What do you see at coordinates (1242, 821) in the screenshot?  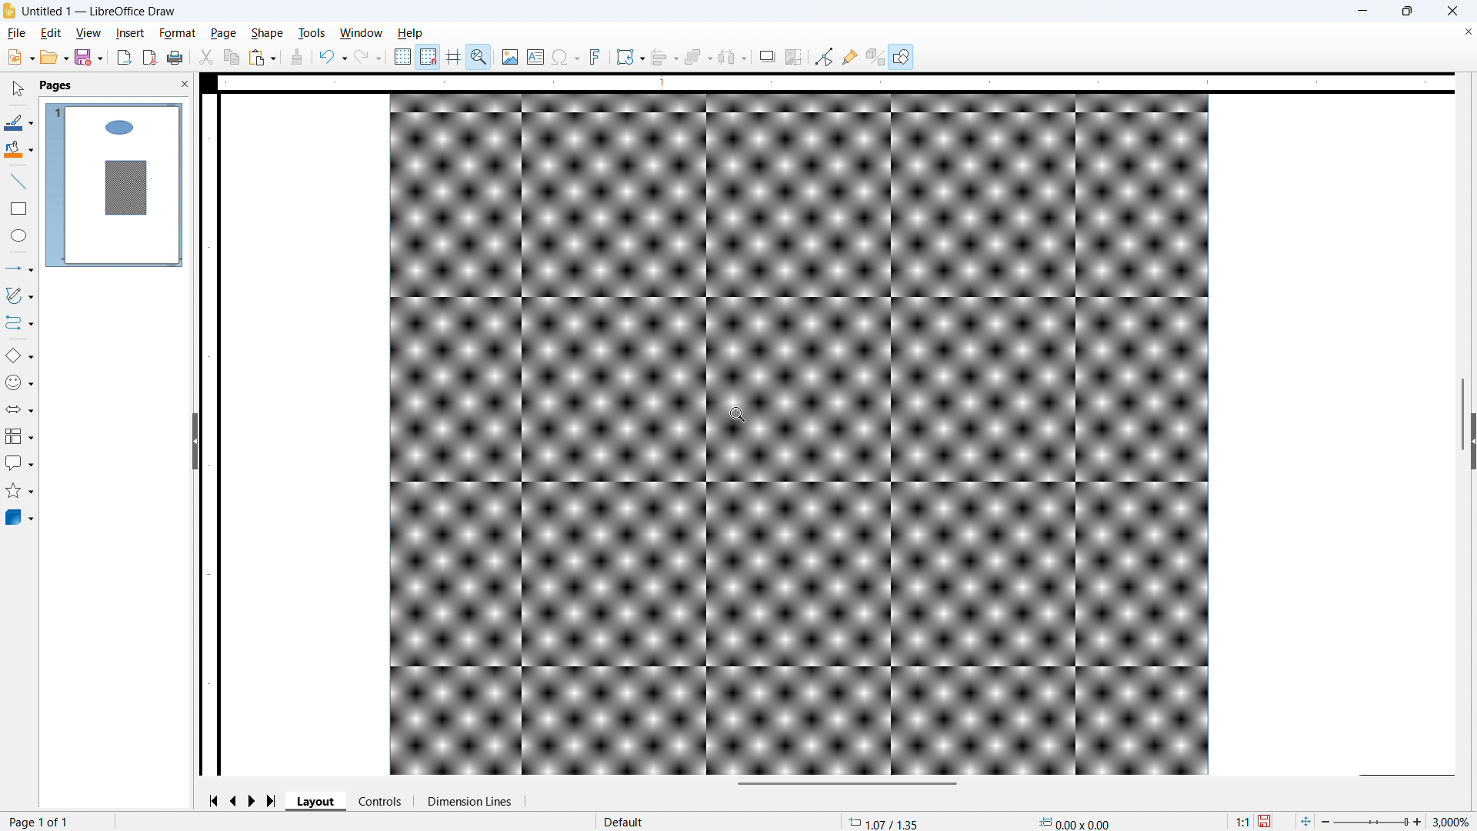 I see `Scaling factor ` at bounding box center [1242, 821].